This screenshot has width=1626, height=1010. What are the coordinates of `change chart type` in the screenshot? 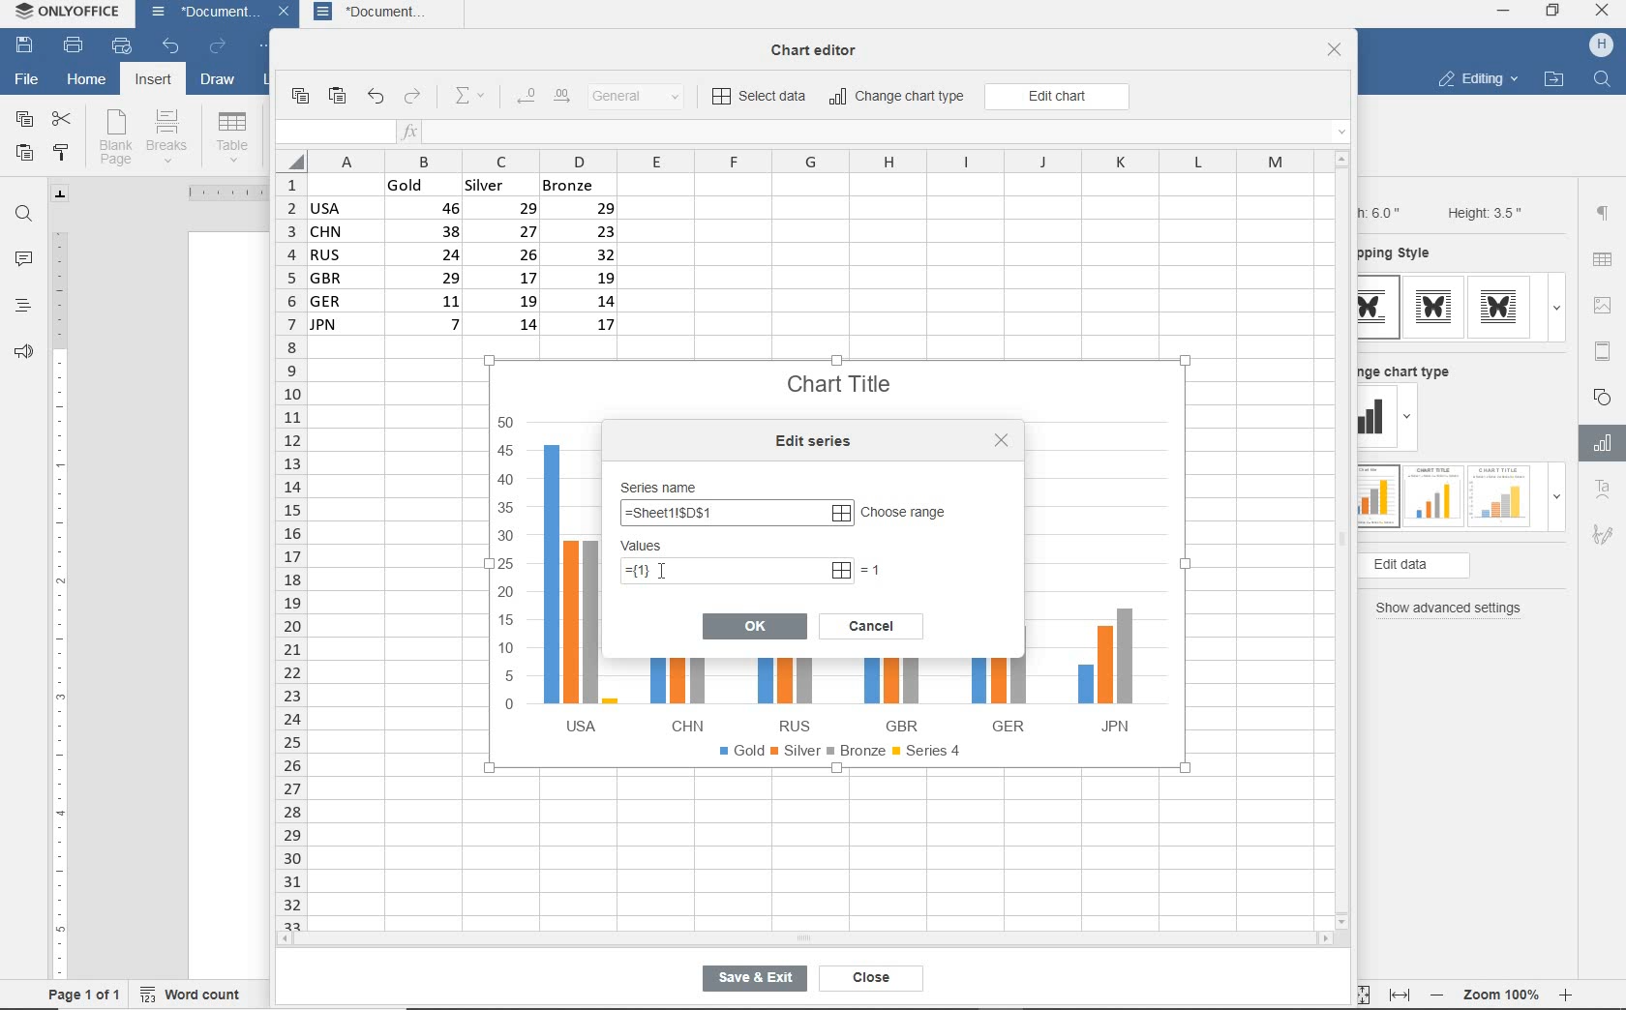 It's located at (898, 98).